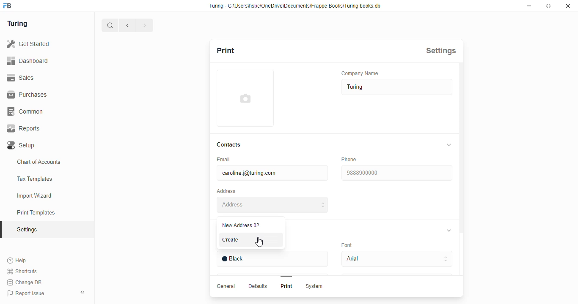 The image size is (578, 304). Describe the element at coordinates (110, 25) in the screenshot. I see `search` at that location.